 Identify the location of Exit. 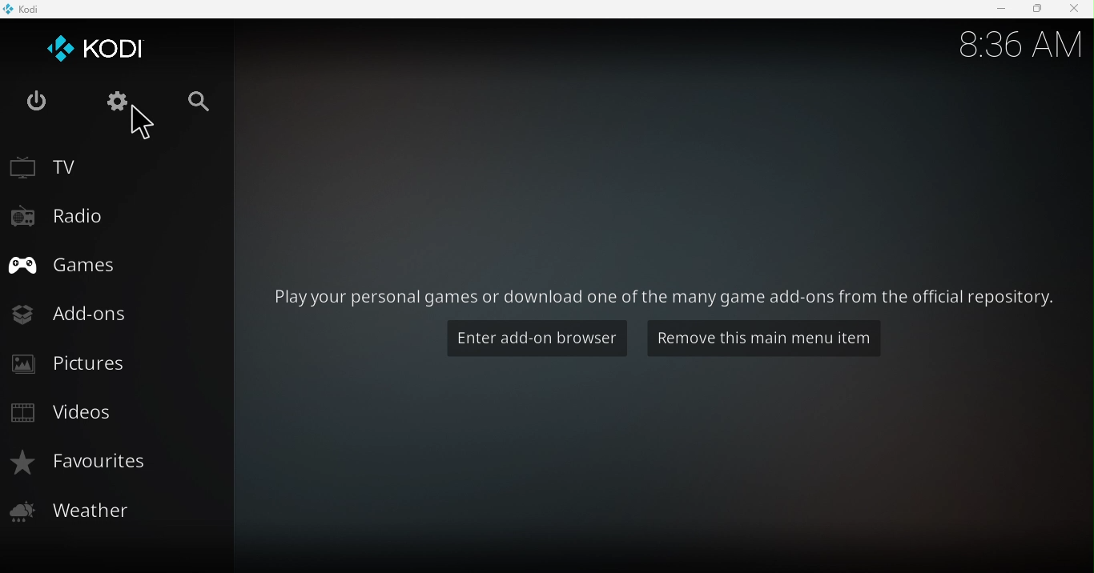
(37, 102).